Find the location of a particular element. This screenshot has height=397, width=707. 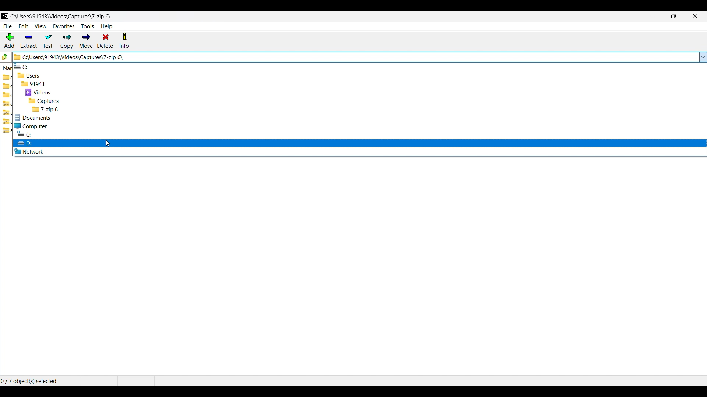

Users folder is located at coordinates (359, 75).